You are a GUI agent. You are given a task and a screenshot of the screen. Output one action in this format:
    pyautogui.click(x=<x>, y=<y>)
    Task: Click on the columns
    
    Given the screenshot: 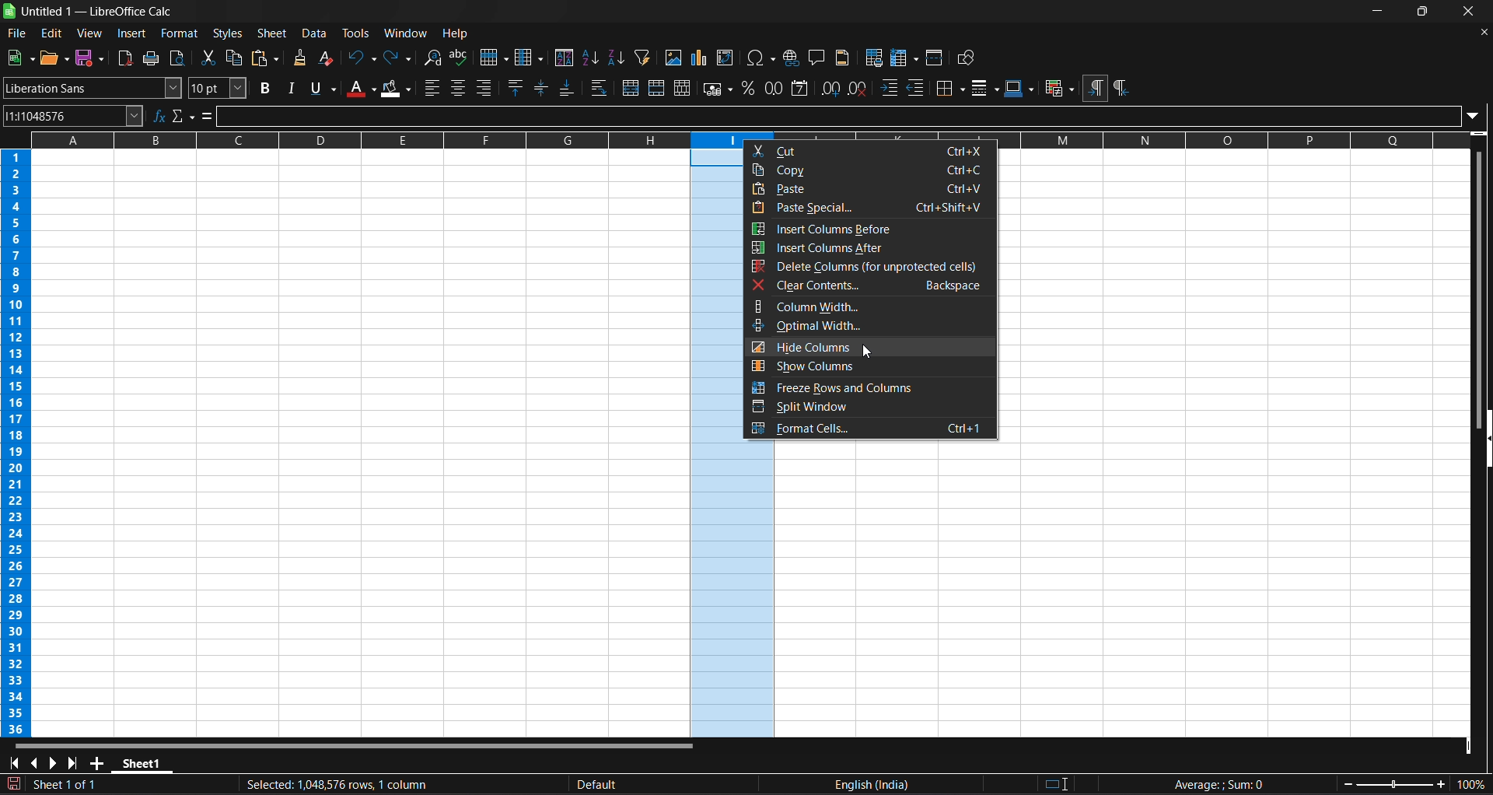 What is the action you would take?
    pyautogui.click(x=21, y=443)
    